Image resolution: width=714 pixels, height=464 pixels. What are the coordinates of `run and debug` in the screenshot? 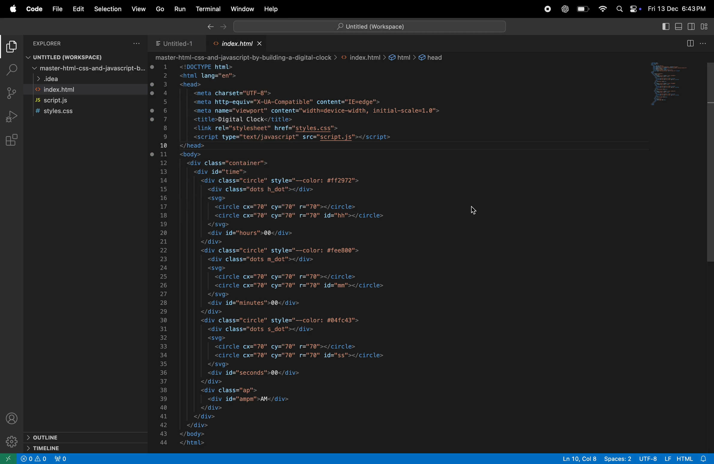 It's located at (11, 118).